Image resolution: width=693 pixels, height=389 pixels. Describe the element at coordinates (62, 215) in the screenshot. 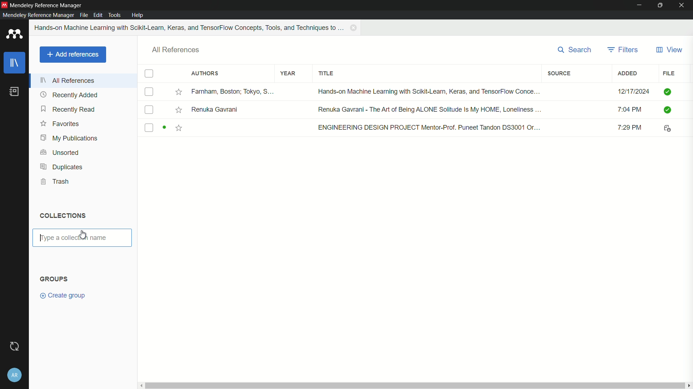

I see `collections` at that location.